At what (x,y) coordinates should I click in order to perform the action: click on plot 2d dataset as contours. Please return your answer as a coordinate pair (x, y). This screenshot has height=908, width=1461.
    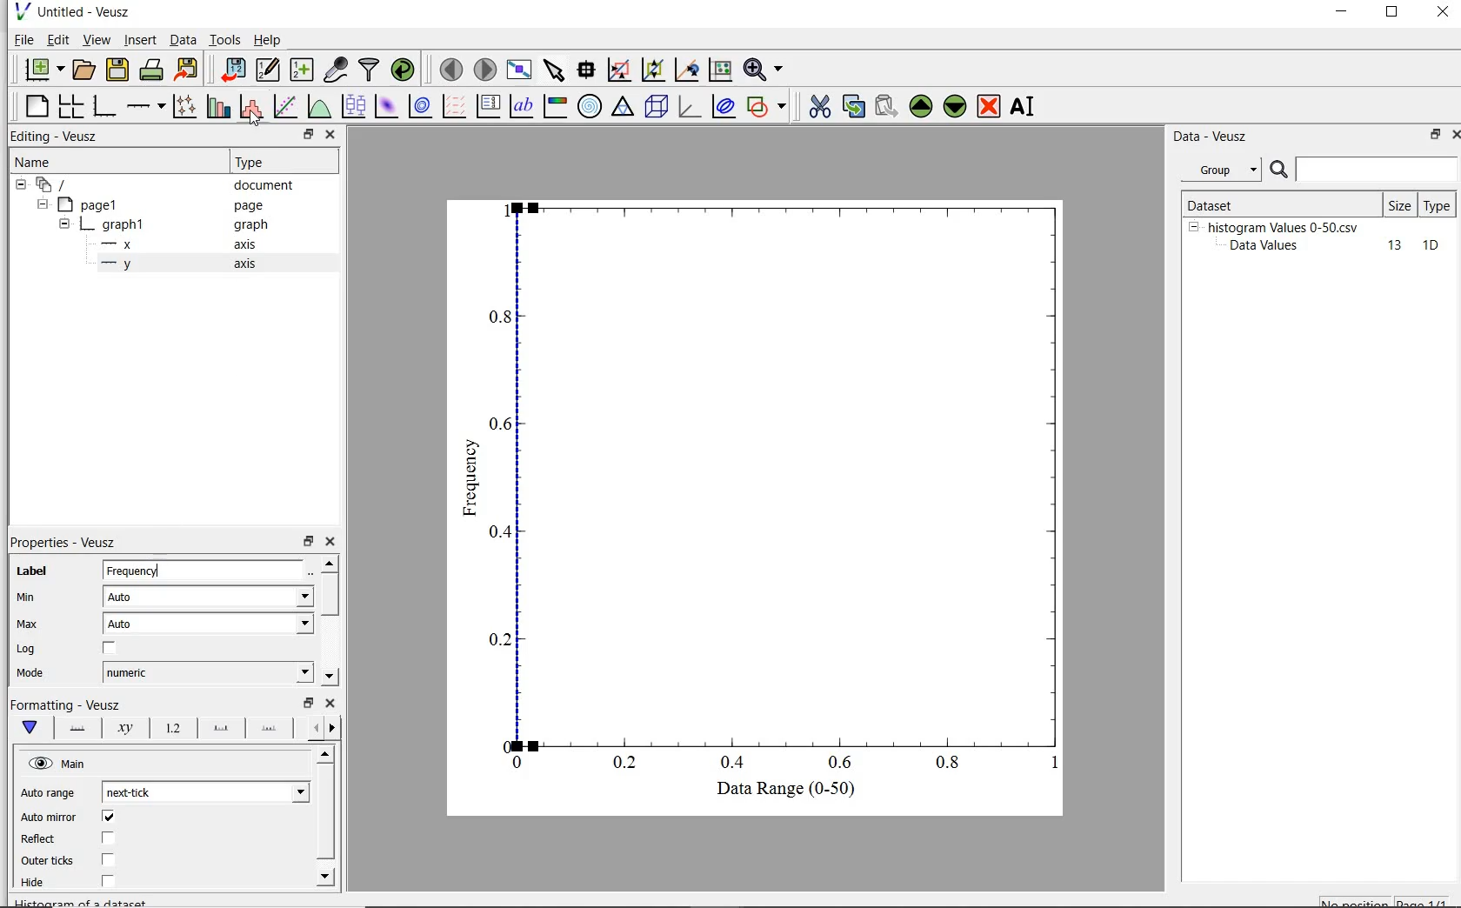
    Looking at the image, I should click on (420, 106).